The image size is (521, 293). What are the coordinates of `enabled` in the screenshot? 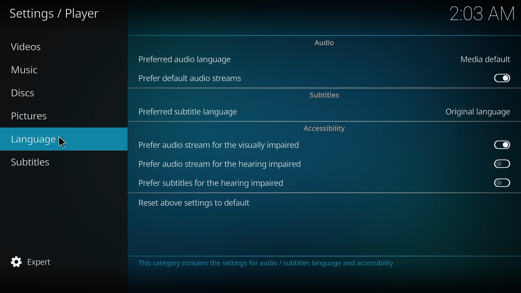 It's located at (501, 144).